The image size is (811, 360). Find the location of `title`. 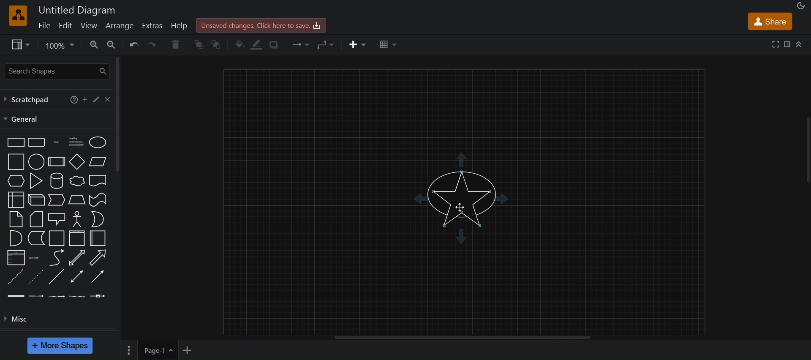

title is located at coordinates (77, 10).